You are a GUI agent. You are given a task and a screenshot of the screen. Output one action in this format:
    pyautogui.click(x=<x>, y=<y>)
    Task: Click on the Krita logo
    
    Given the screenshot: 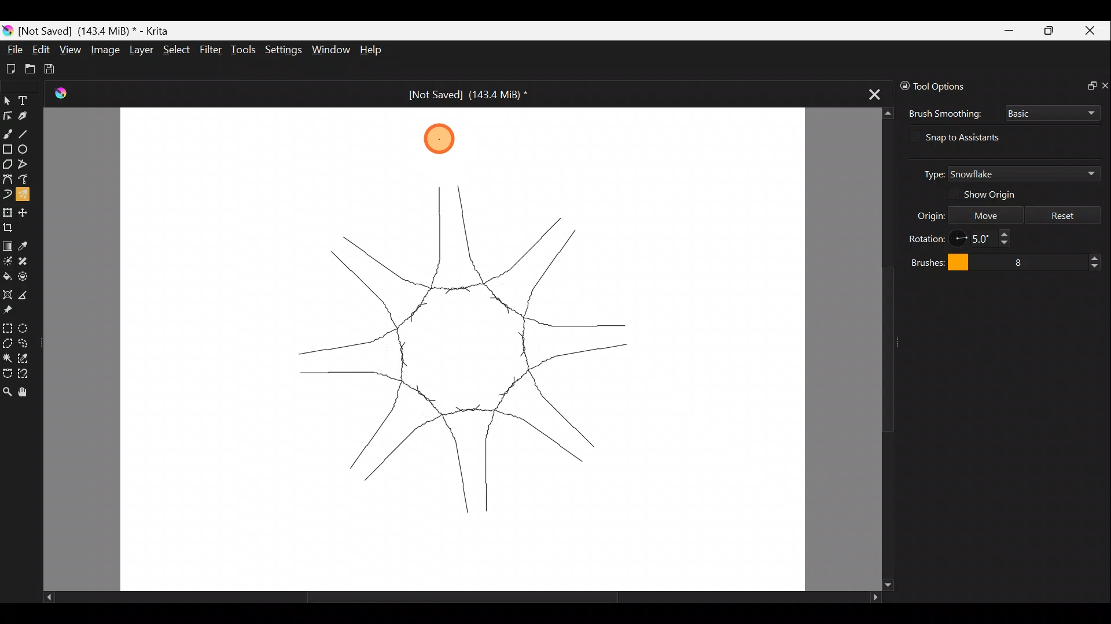 What is the action you would take?
    pyautogui.click(x=8, y=32)
    